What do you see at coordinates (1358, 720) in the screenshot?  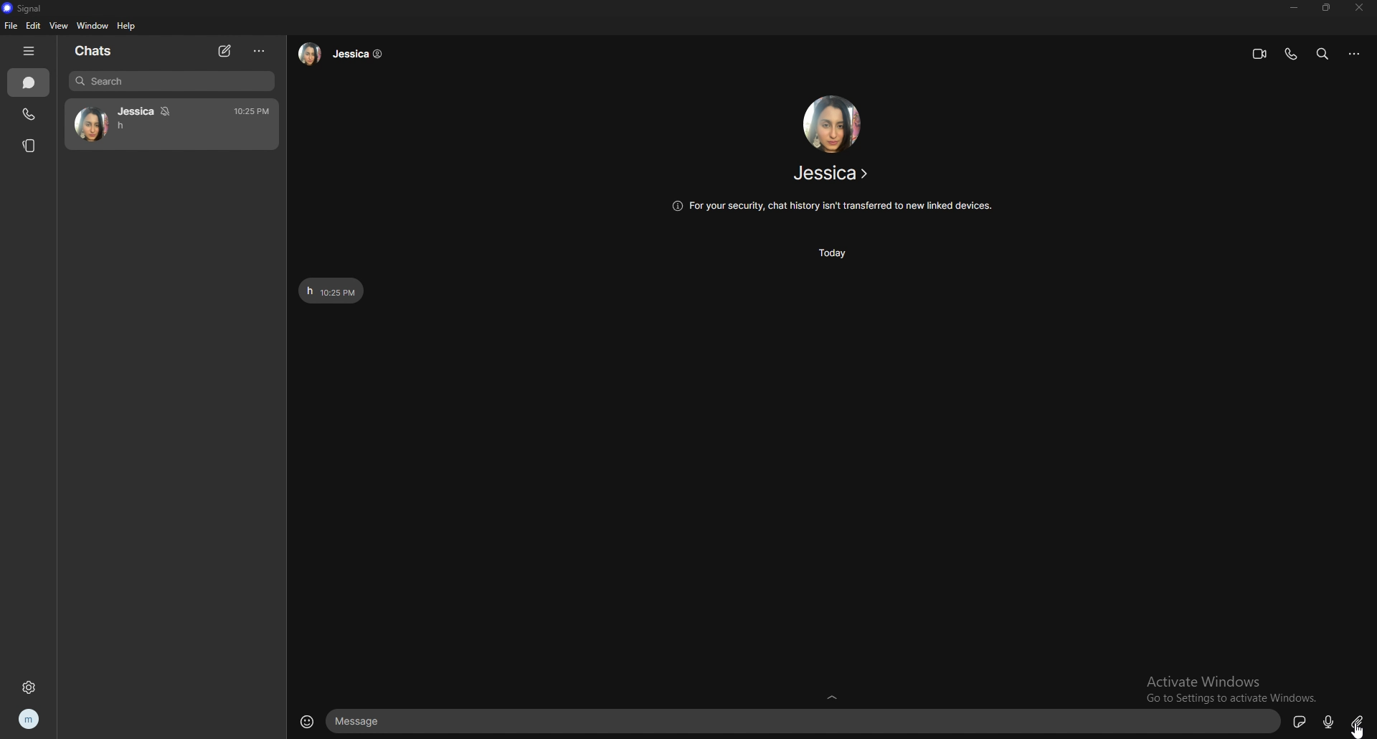 I see `attachment` at bounding box center [1358, 720].